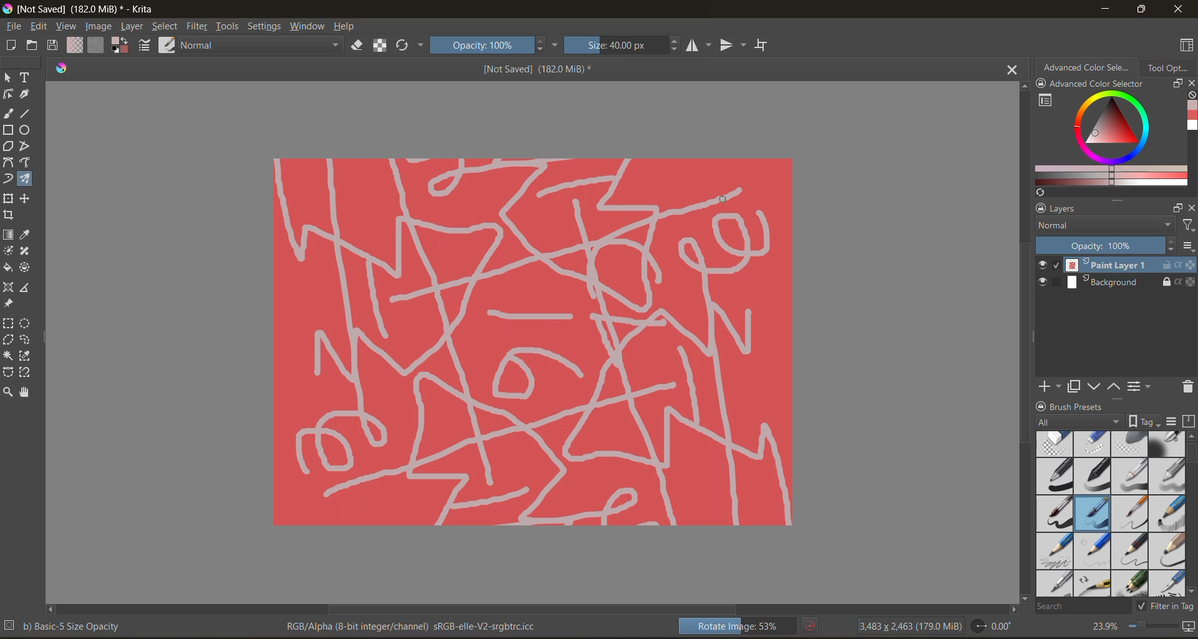 The height and width of the screenshot is (639, 1198). I want to click on mask down, so click(1094, 387).